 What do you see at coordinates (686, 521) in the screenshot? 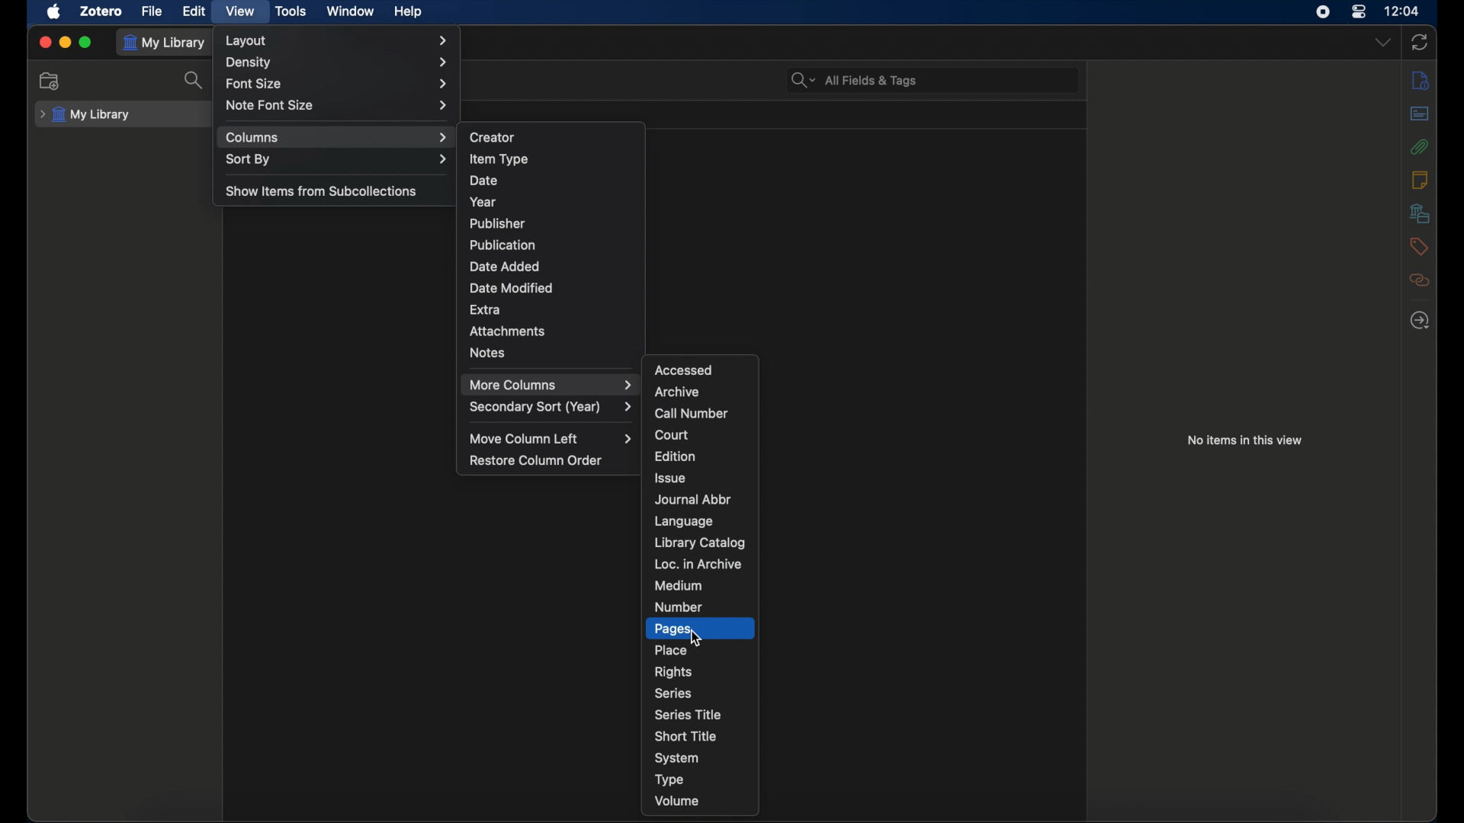
I see `language` at bounding box center [686, 521].